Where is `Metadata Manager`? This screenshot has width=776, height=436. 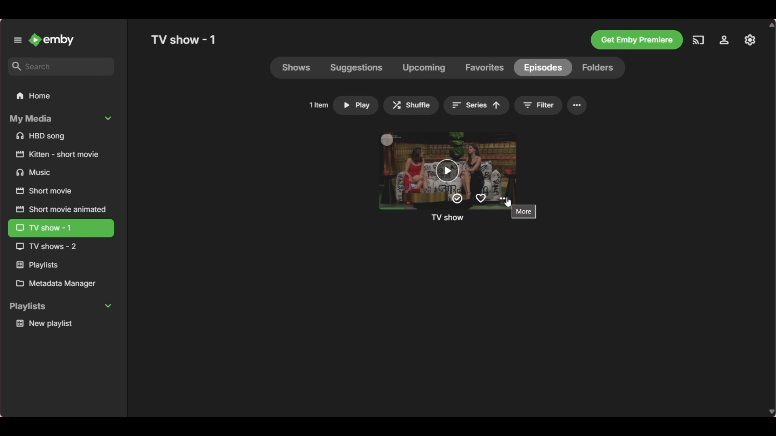 Metadata Manager is located at coordinates (61, 283).